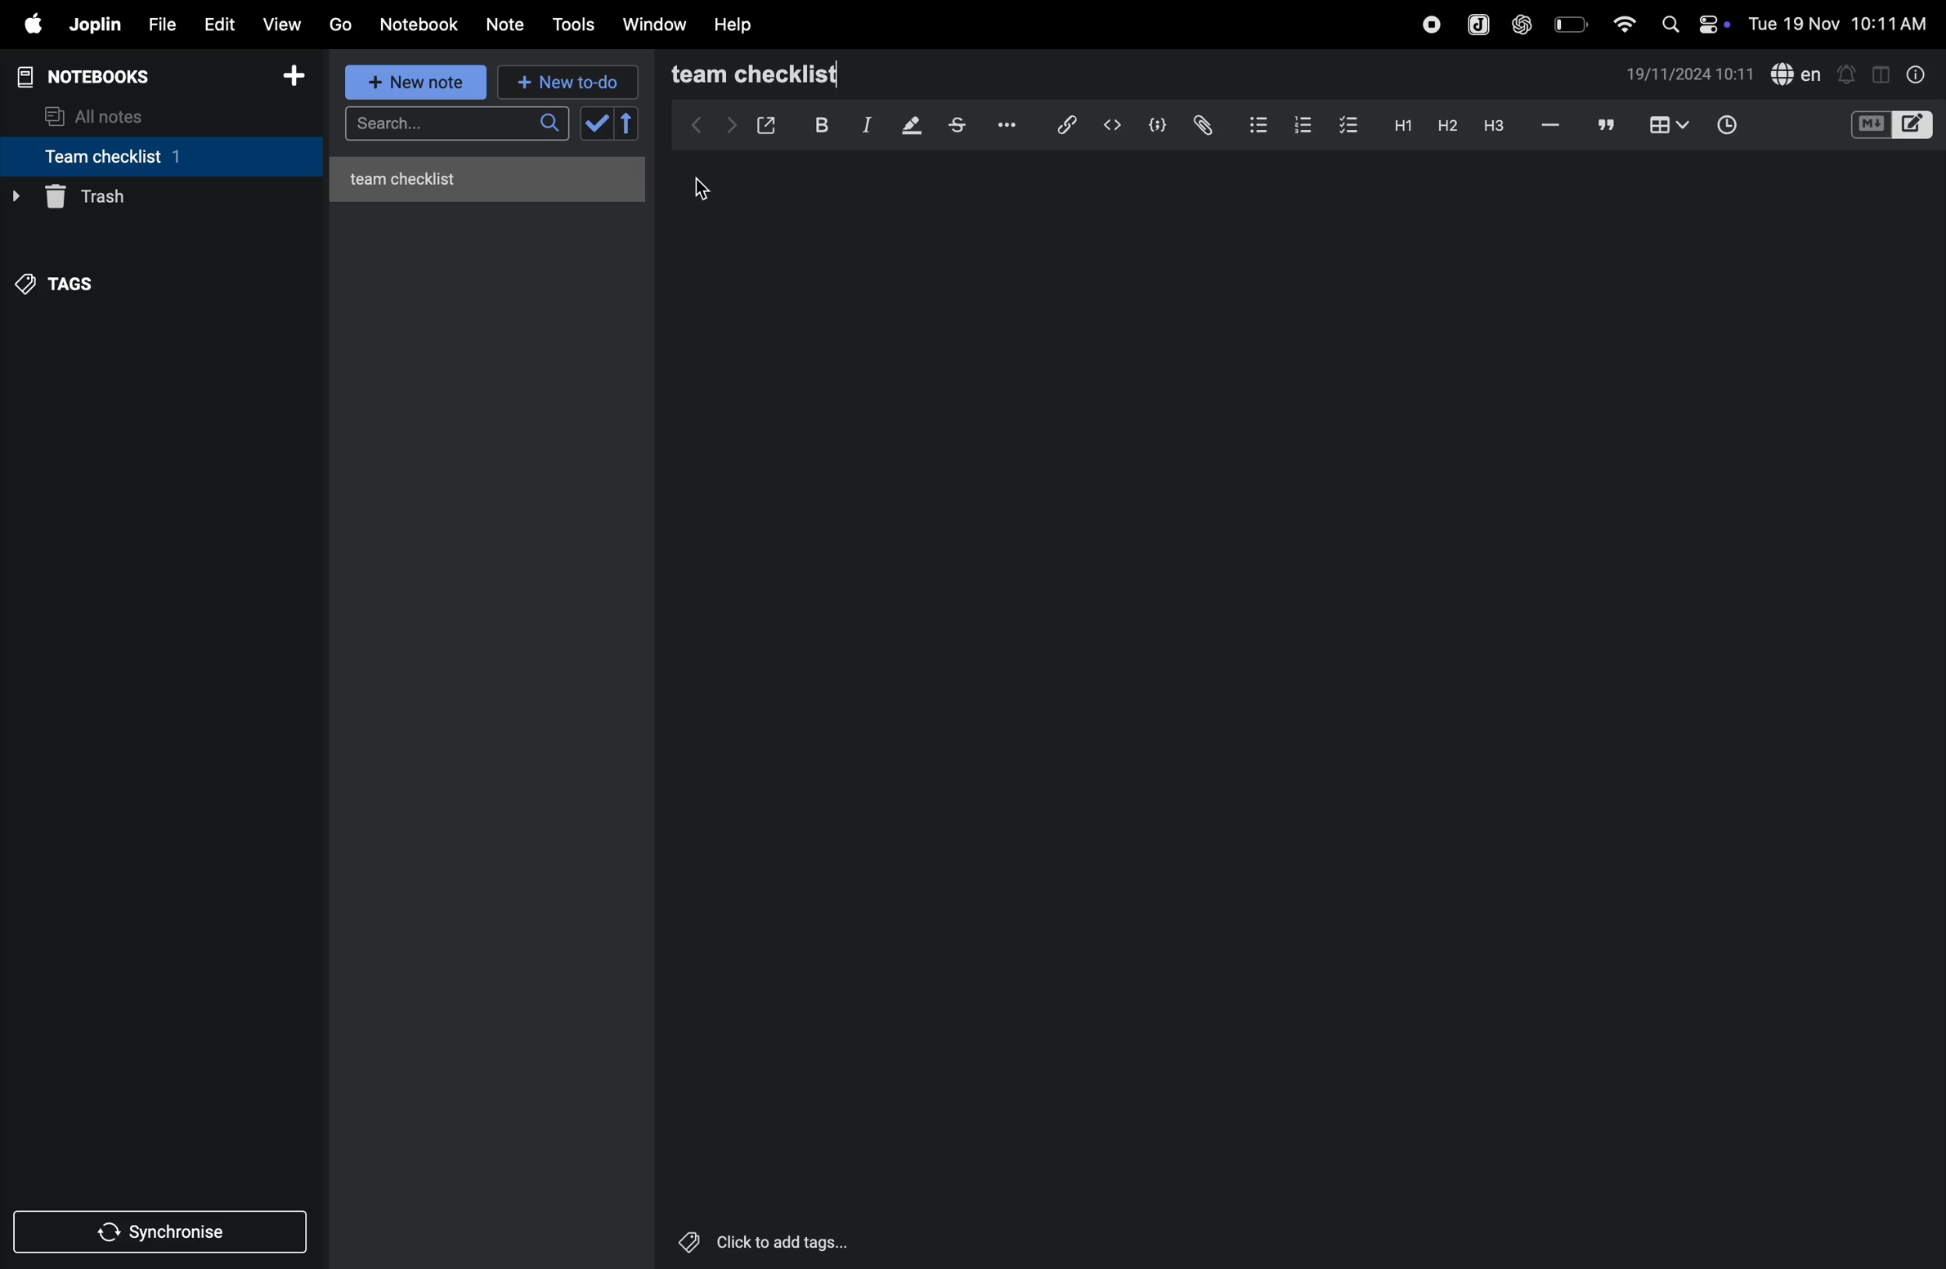  What do you see at coordinates (611, 124) in the screenshot?
I see `check` at bounding box center [611, 124].